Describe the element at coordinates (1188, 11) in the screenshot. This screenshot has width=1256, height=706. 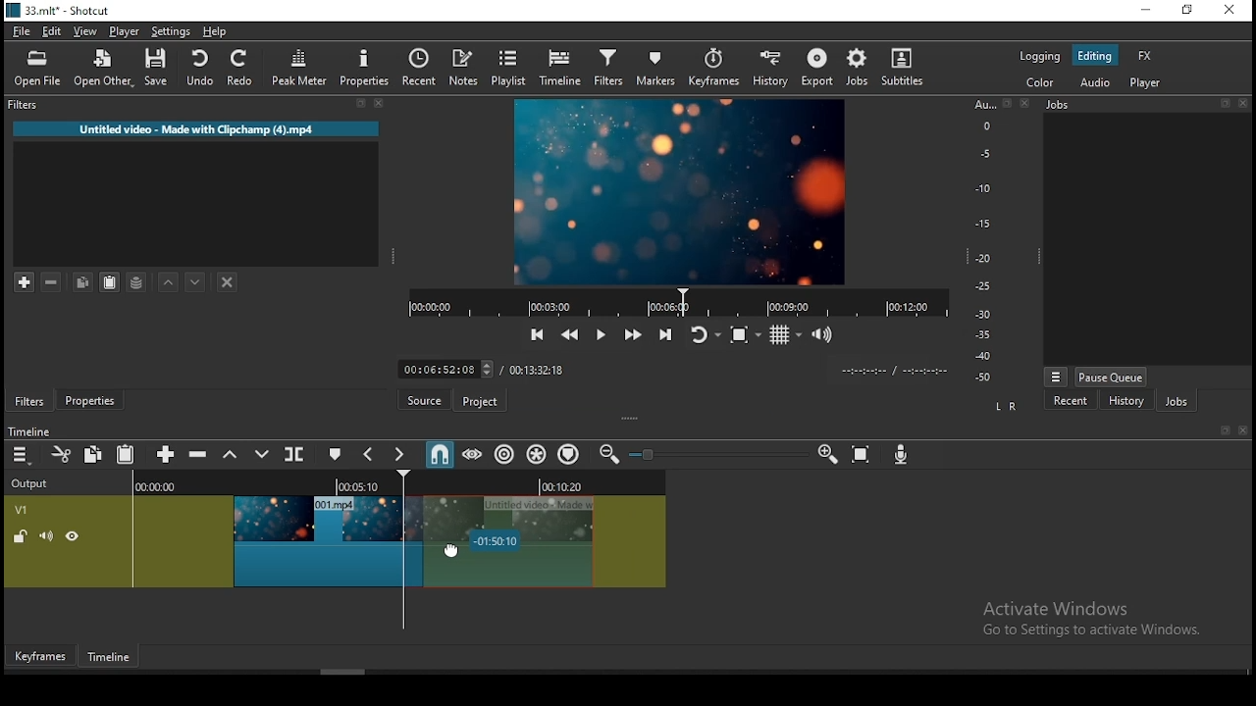
I see `maximise` at that location.